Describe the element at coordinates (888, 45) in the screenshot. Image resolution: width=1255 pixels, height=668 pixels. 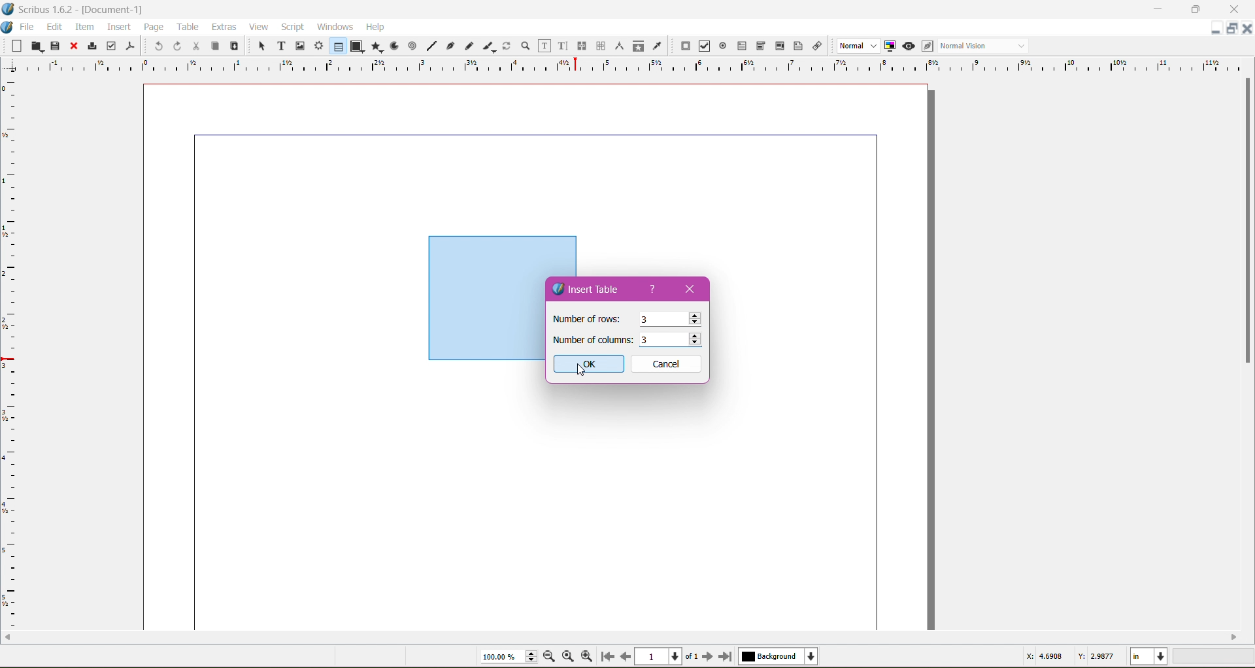
I see `Toggle Color Management System` at that location.